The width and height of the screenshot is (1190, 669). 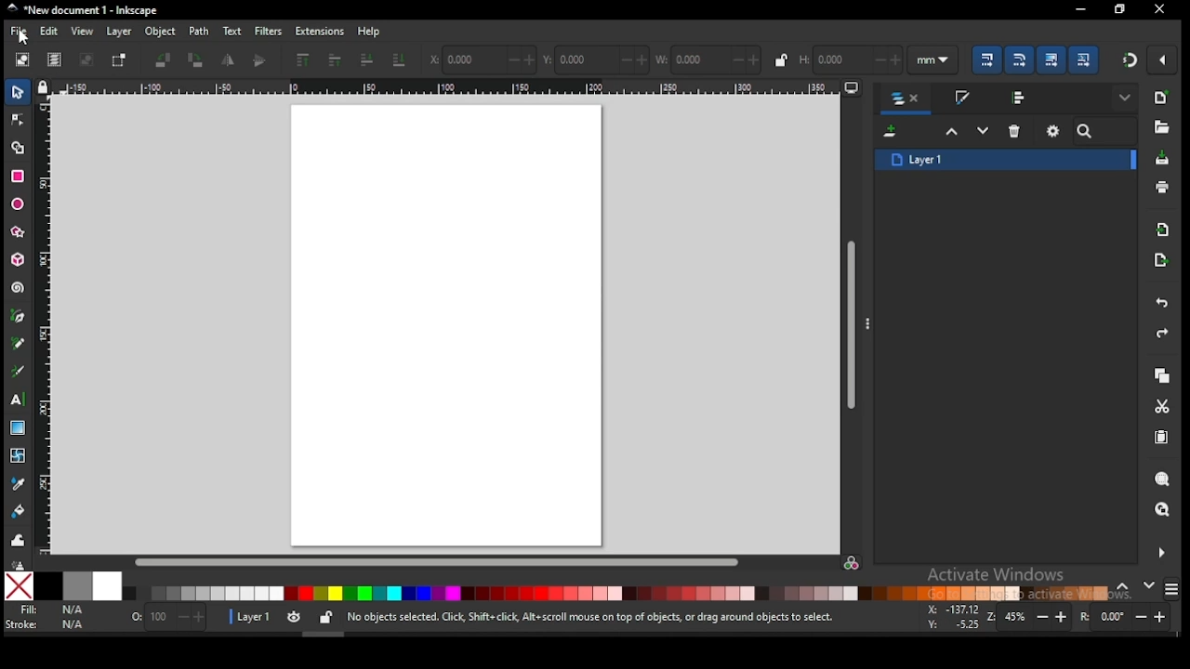 I want to click on lock, so click(x=781, y=59).